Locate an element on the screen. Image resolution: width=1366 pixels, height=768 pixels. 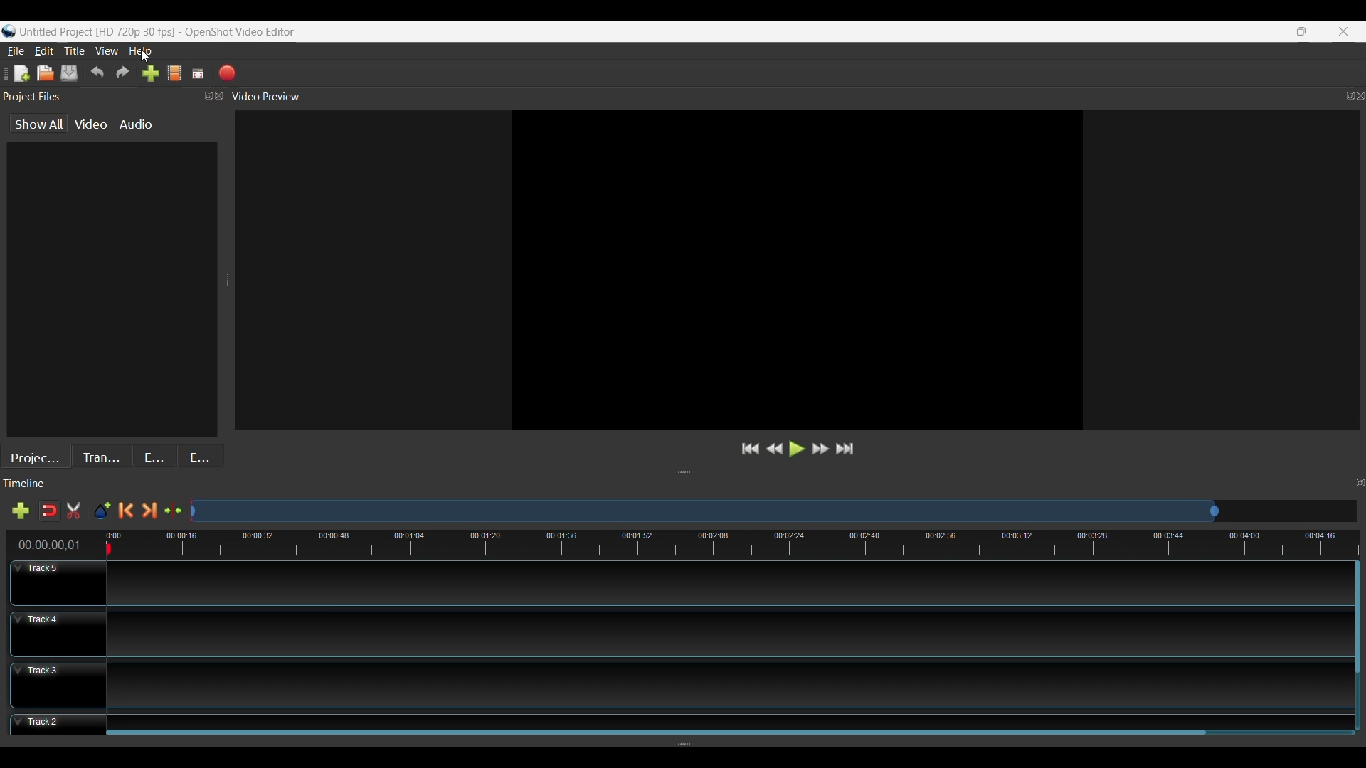
Openshot Desktop icon is located at coordinates (9, 29).